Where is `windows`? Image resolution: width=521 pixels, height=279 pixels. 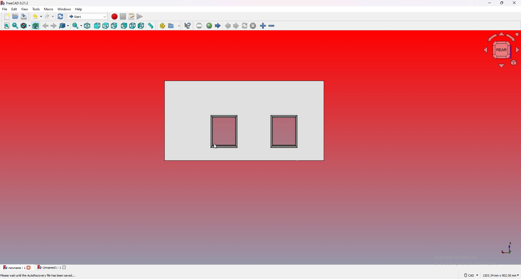
windows is located at coordinates (64, 9).